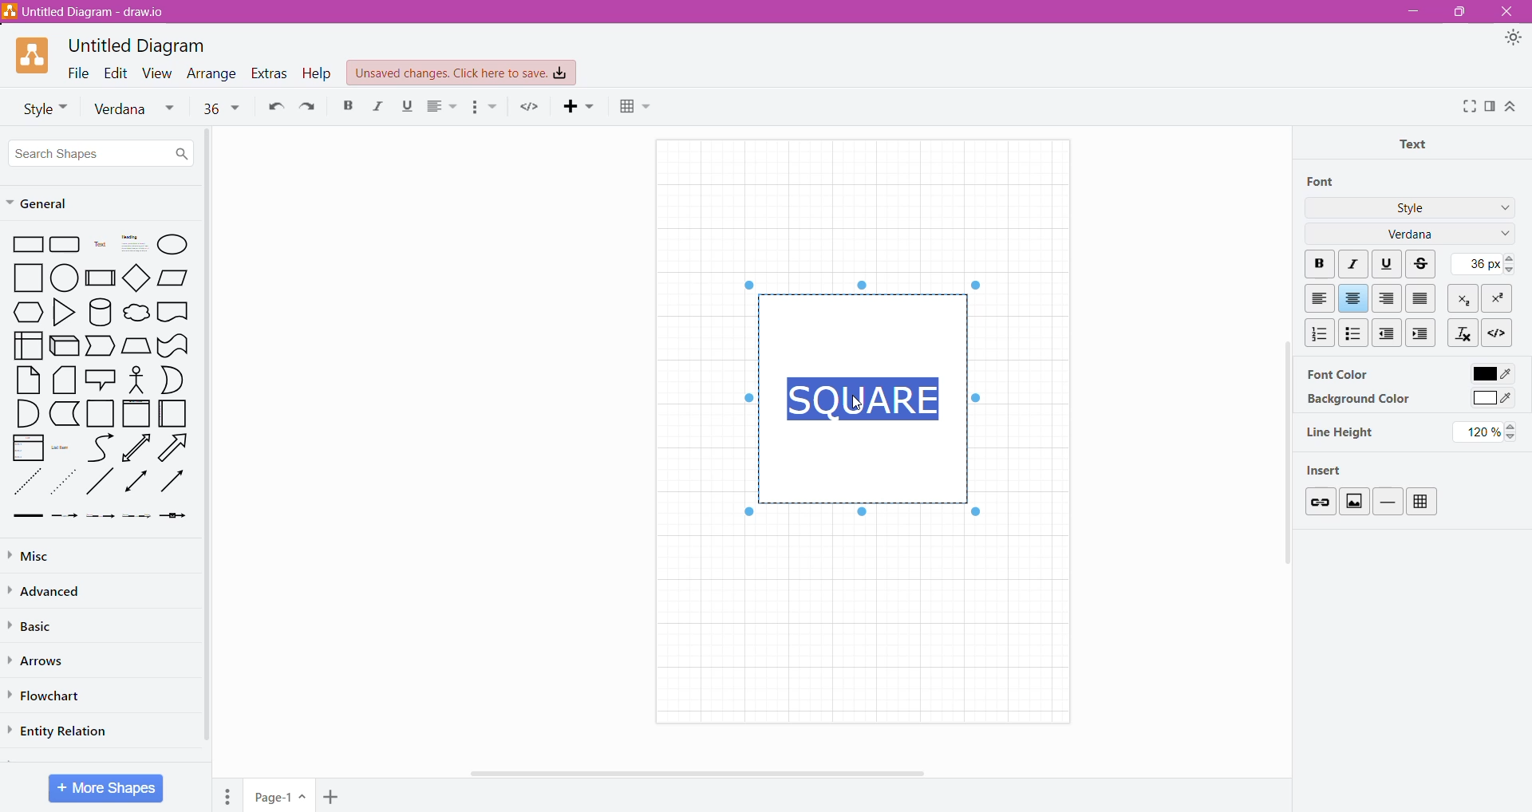  I want to click on Bold, so click(348, 104).